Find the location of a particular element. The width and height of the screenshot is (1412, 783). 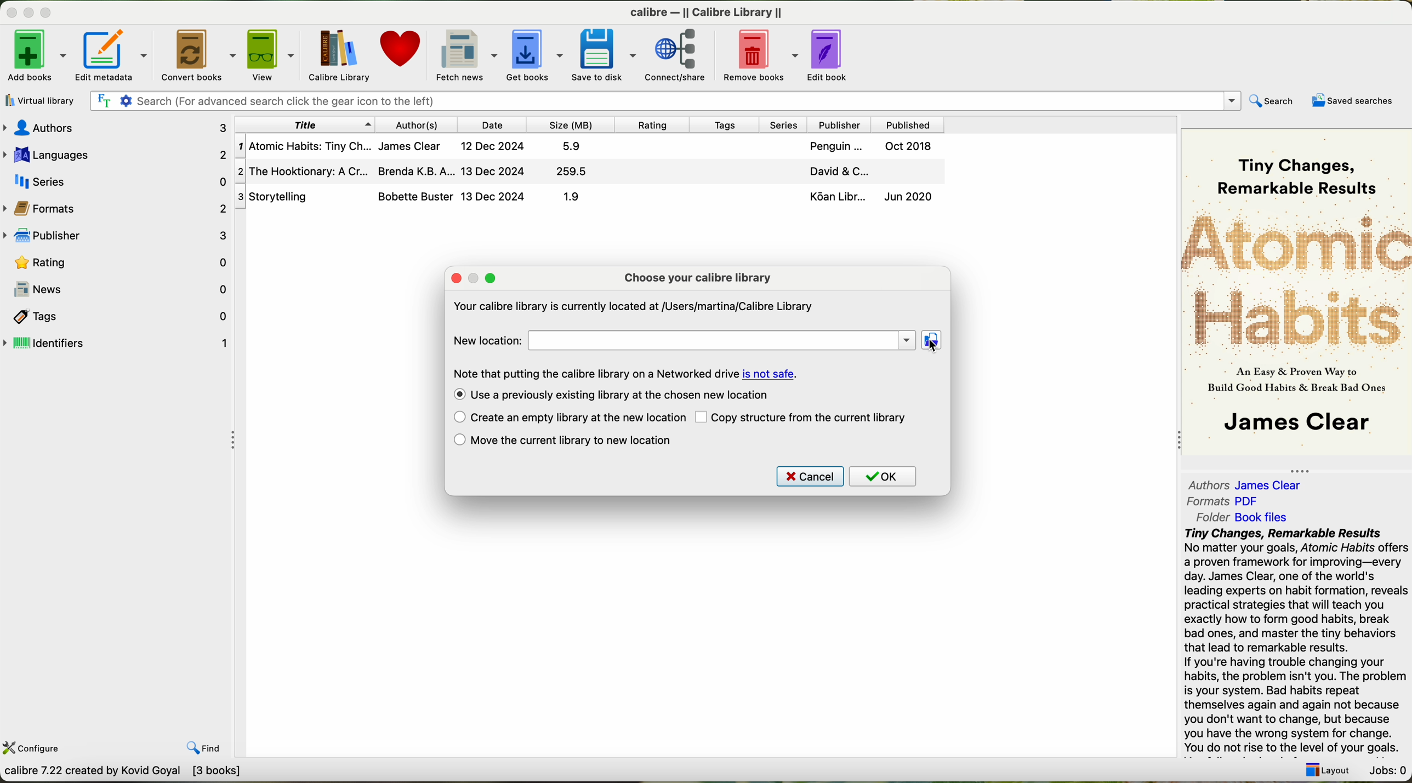

minimize is located at coordinates (474, 277).